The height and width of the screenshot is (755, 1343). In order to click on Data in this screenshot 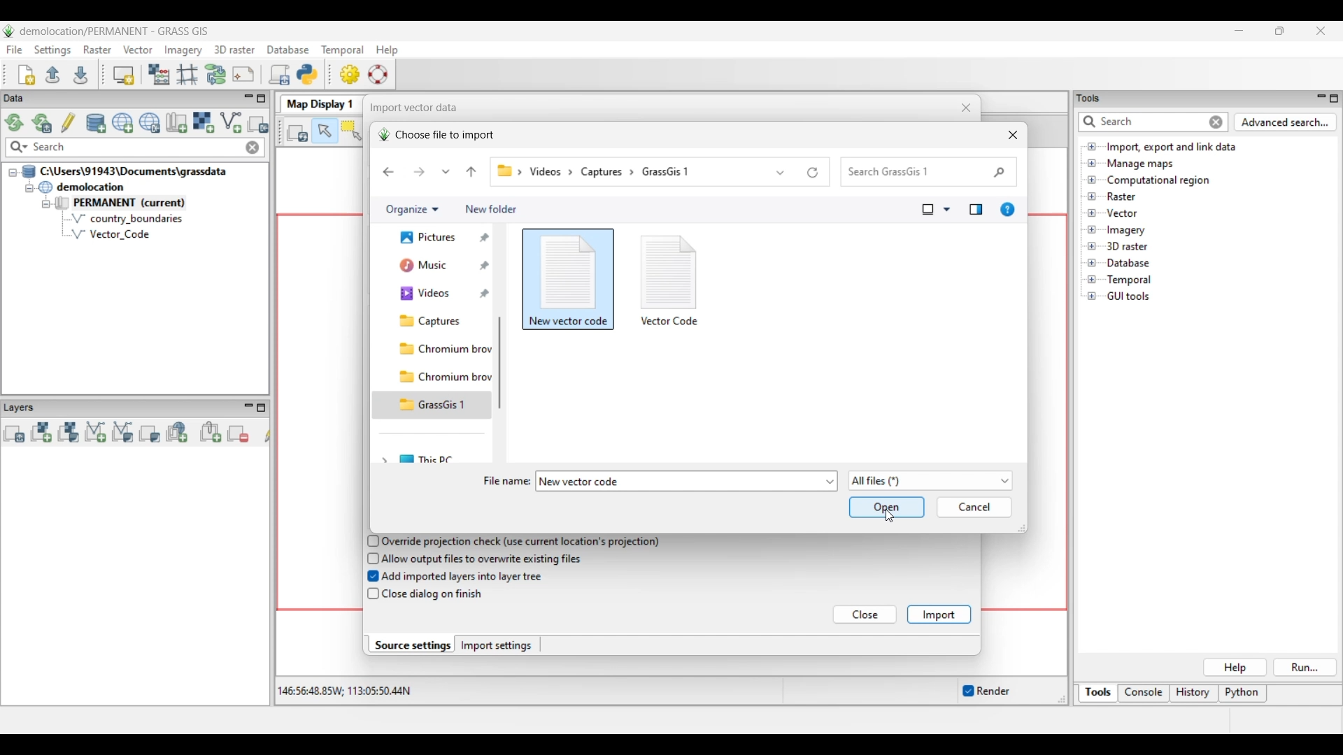, I will do `click(26, 99)`.